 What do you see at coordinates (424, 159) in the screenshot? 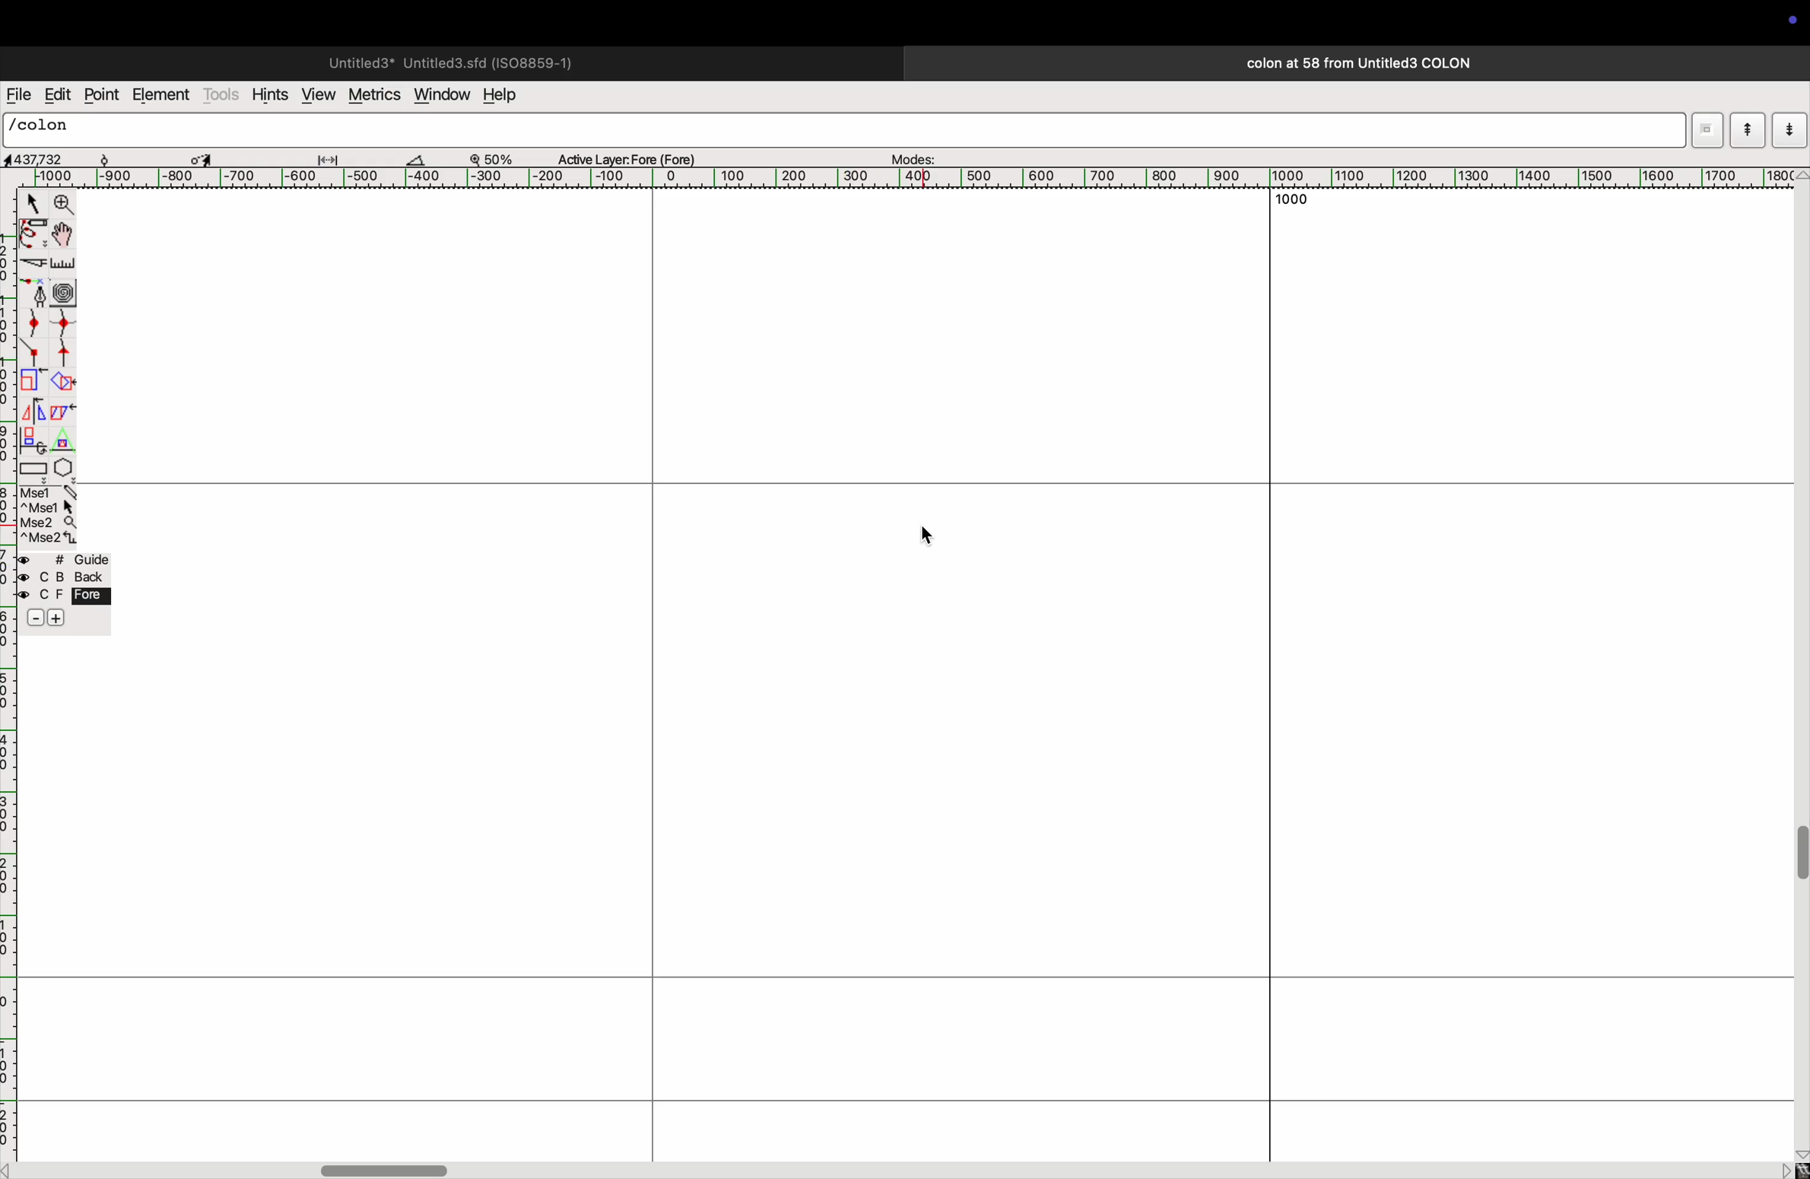
I see `cut` at bounding box center [424, 159].